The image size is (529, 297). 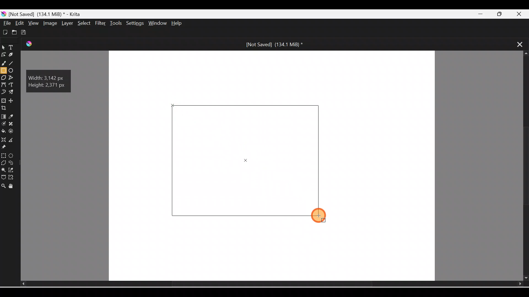 I want to click on Create new document, so click(x=4, y=32).